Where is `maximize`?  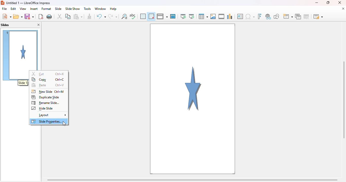 maximize is located at coordinates (328, 3).